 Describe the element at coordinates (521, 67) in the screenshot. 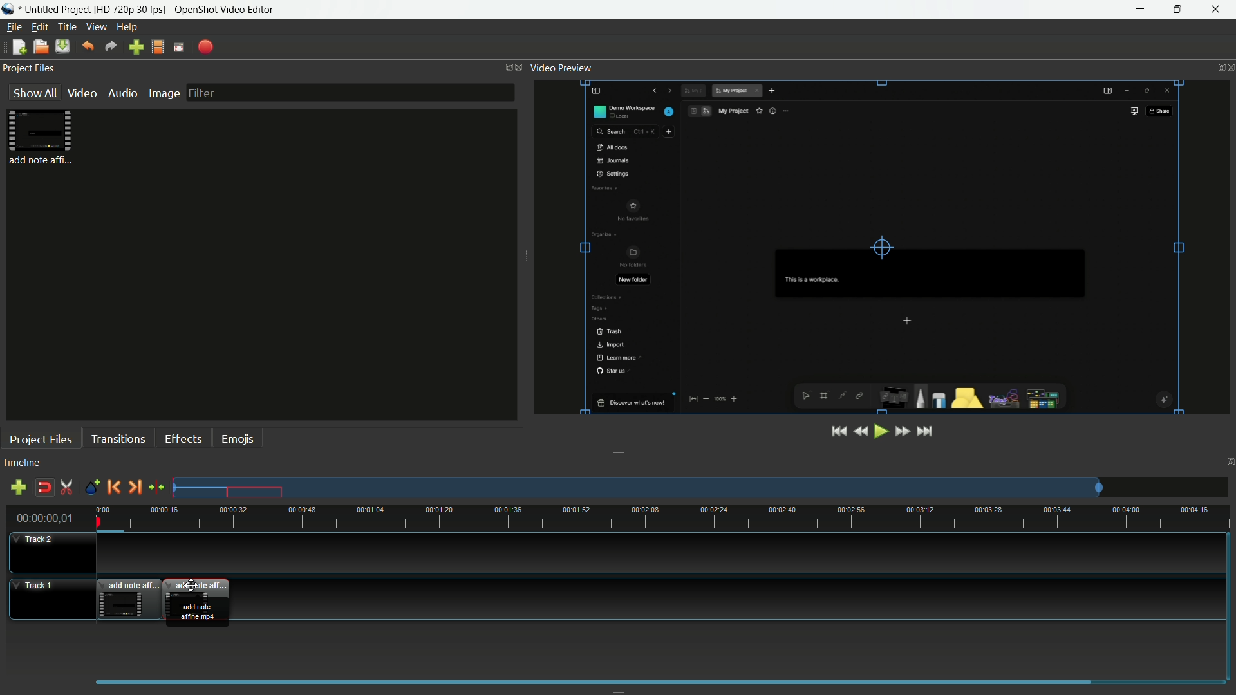

I see `close project files` at that location.